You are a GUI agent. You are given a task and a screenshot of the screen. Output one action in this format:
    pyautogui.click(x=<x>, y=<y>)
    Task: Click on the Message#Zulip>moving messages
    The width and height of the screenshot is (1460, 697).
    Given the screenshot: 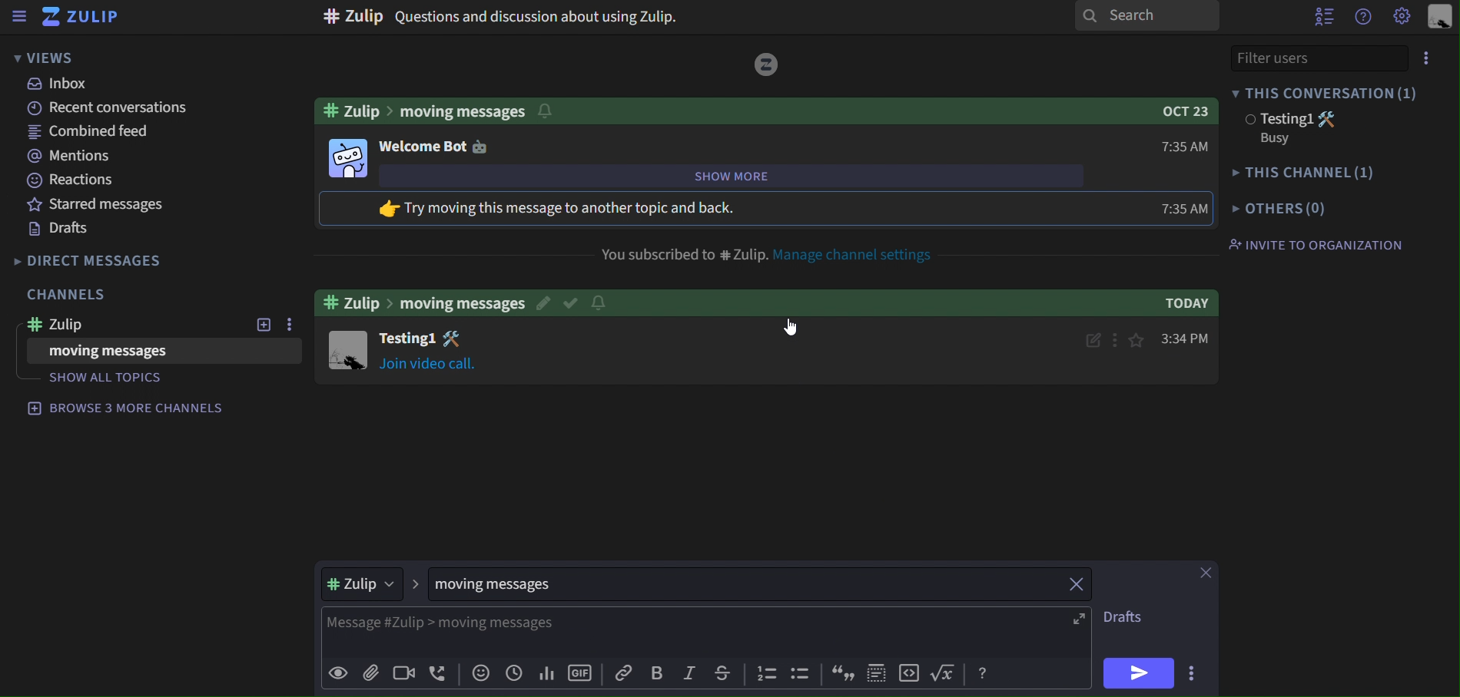 What is the action you would take?
    pyautogui.click(x=621, y=623)
    